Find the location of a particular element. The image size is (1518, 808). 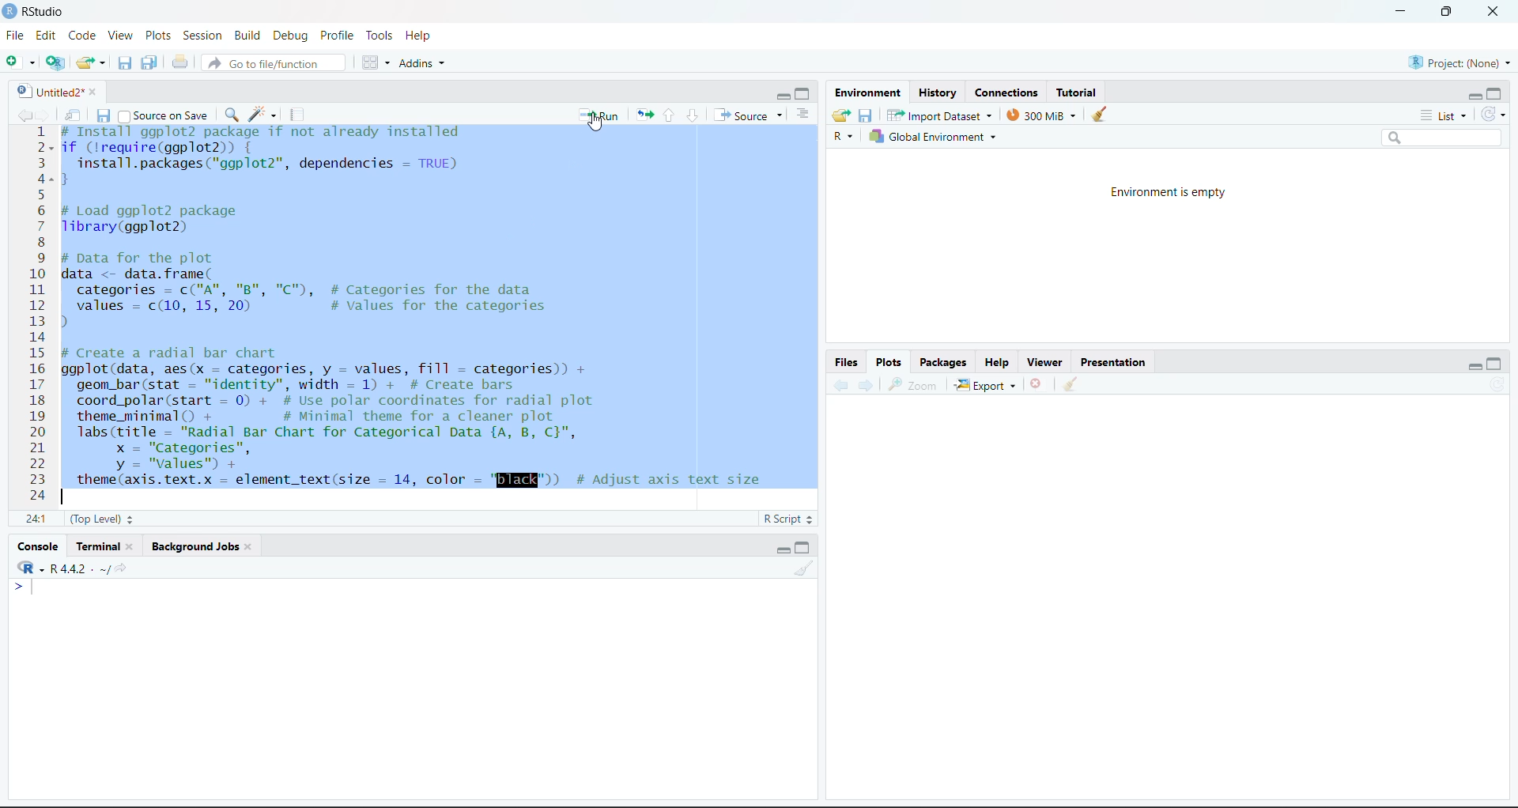

Tools is located at coordinates (379, 36).